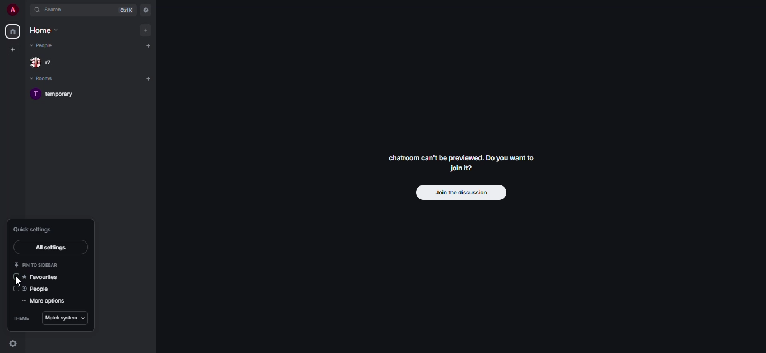 This screenshot has height=353, width=766. Describe the element at coordinates (16, 276) in the screenshot. I see `disabled` at that location.